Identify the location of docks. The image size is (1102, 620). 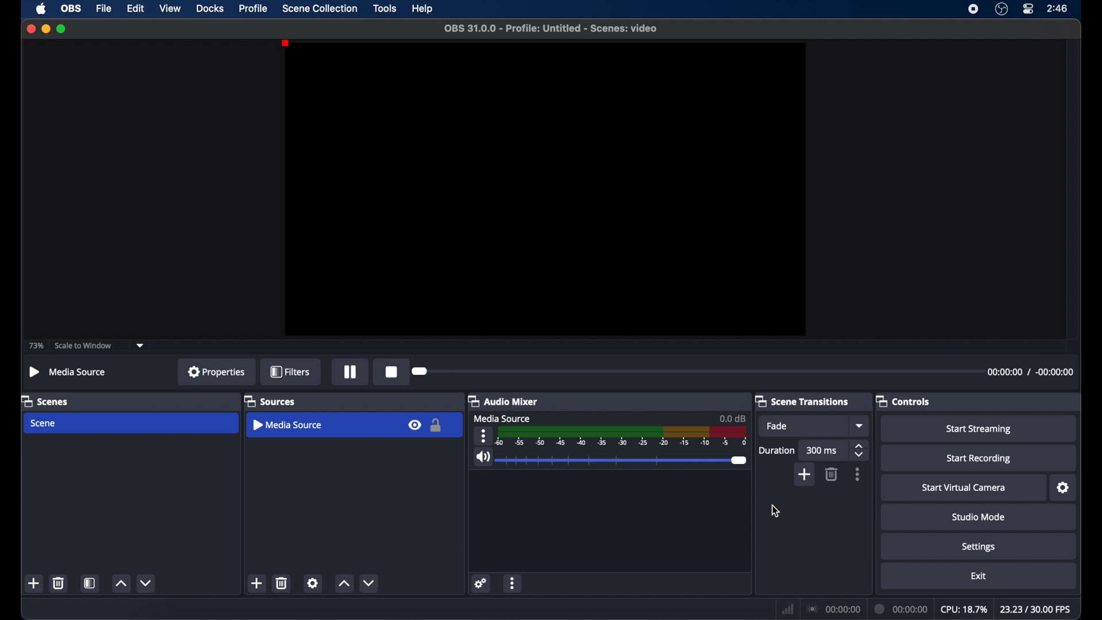
(210, 8).